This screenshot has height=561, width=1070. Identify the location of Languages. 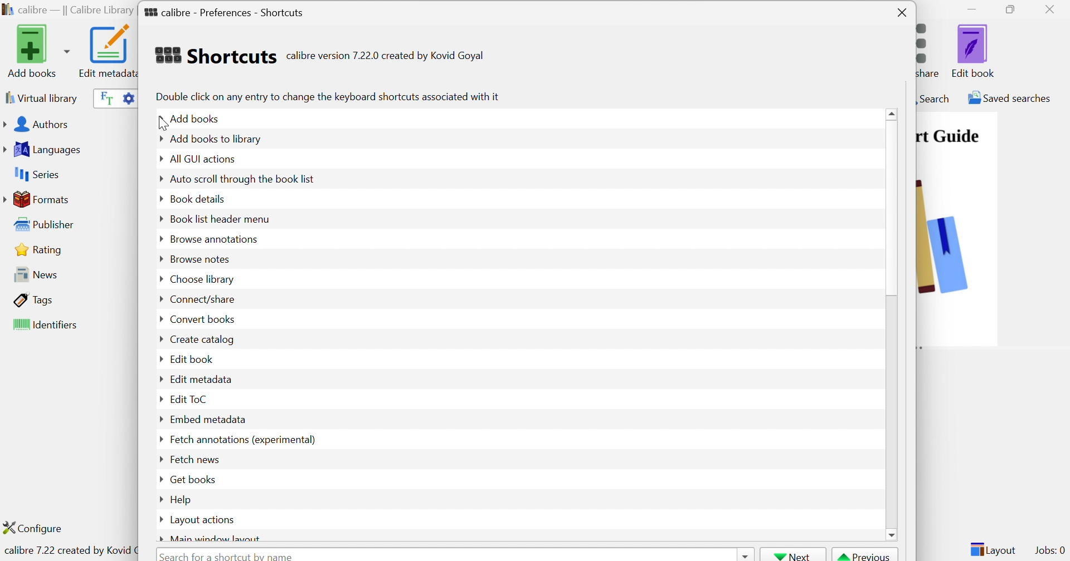
(44, 150).